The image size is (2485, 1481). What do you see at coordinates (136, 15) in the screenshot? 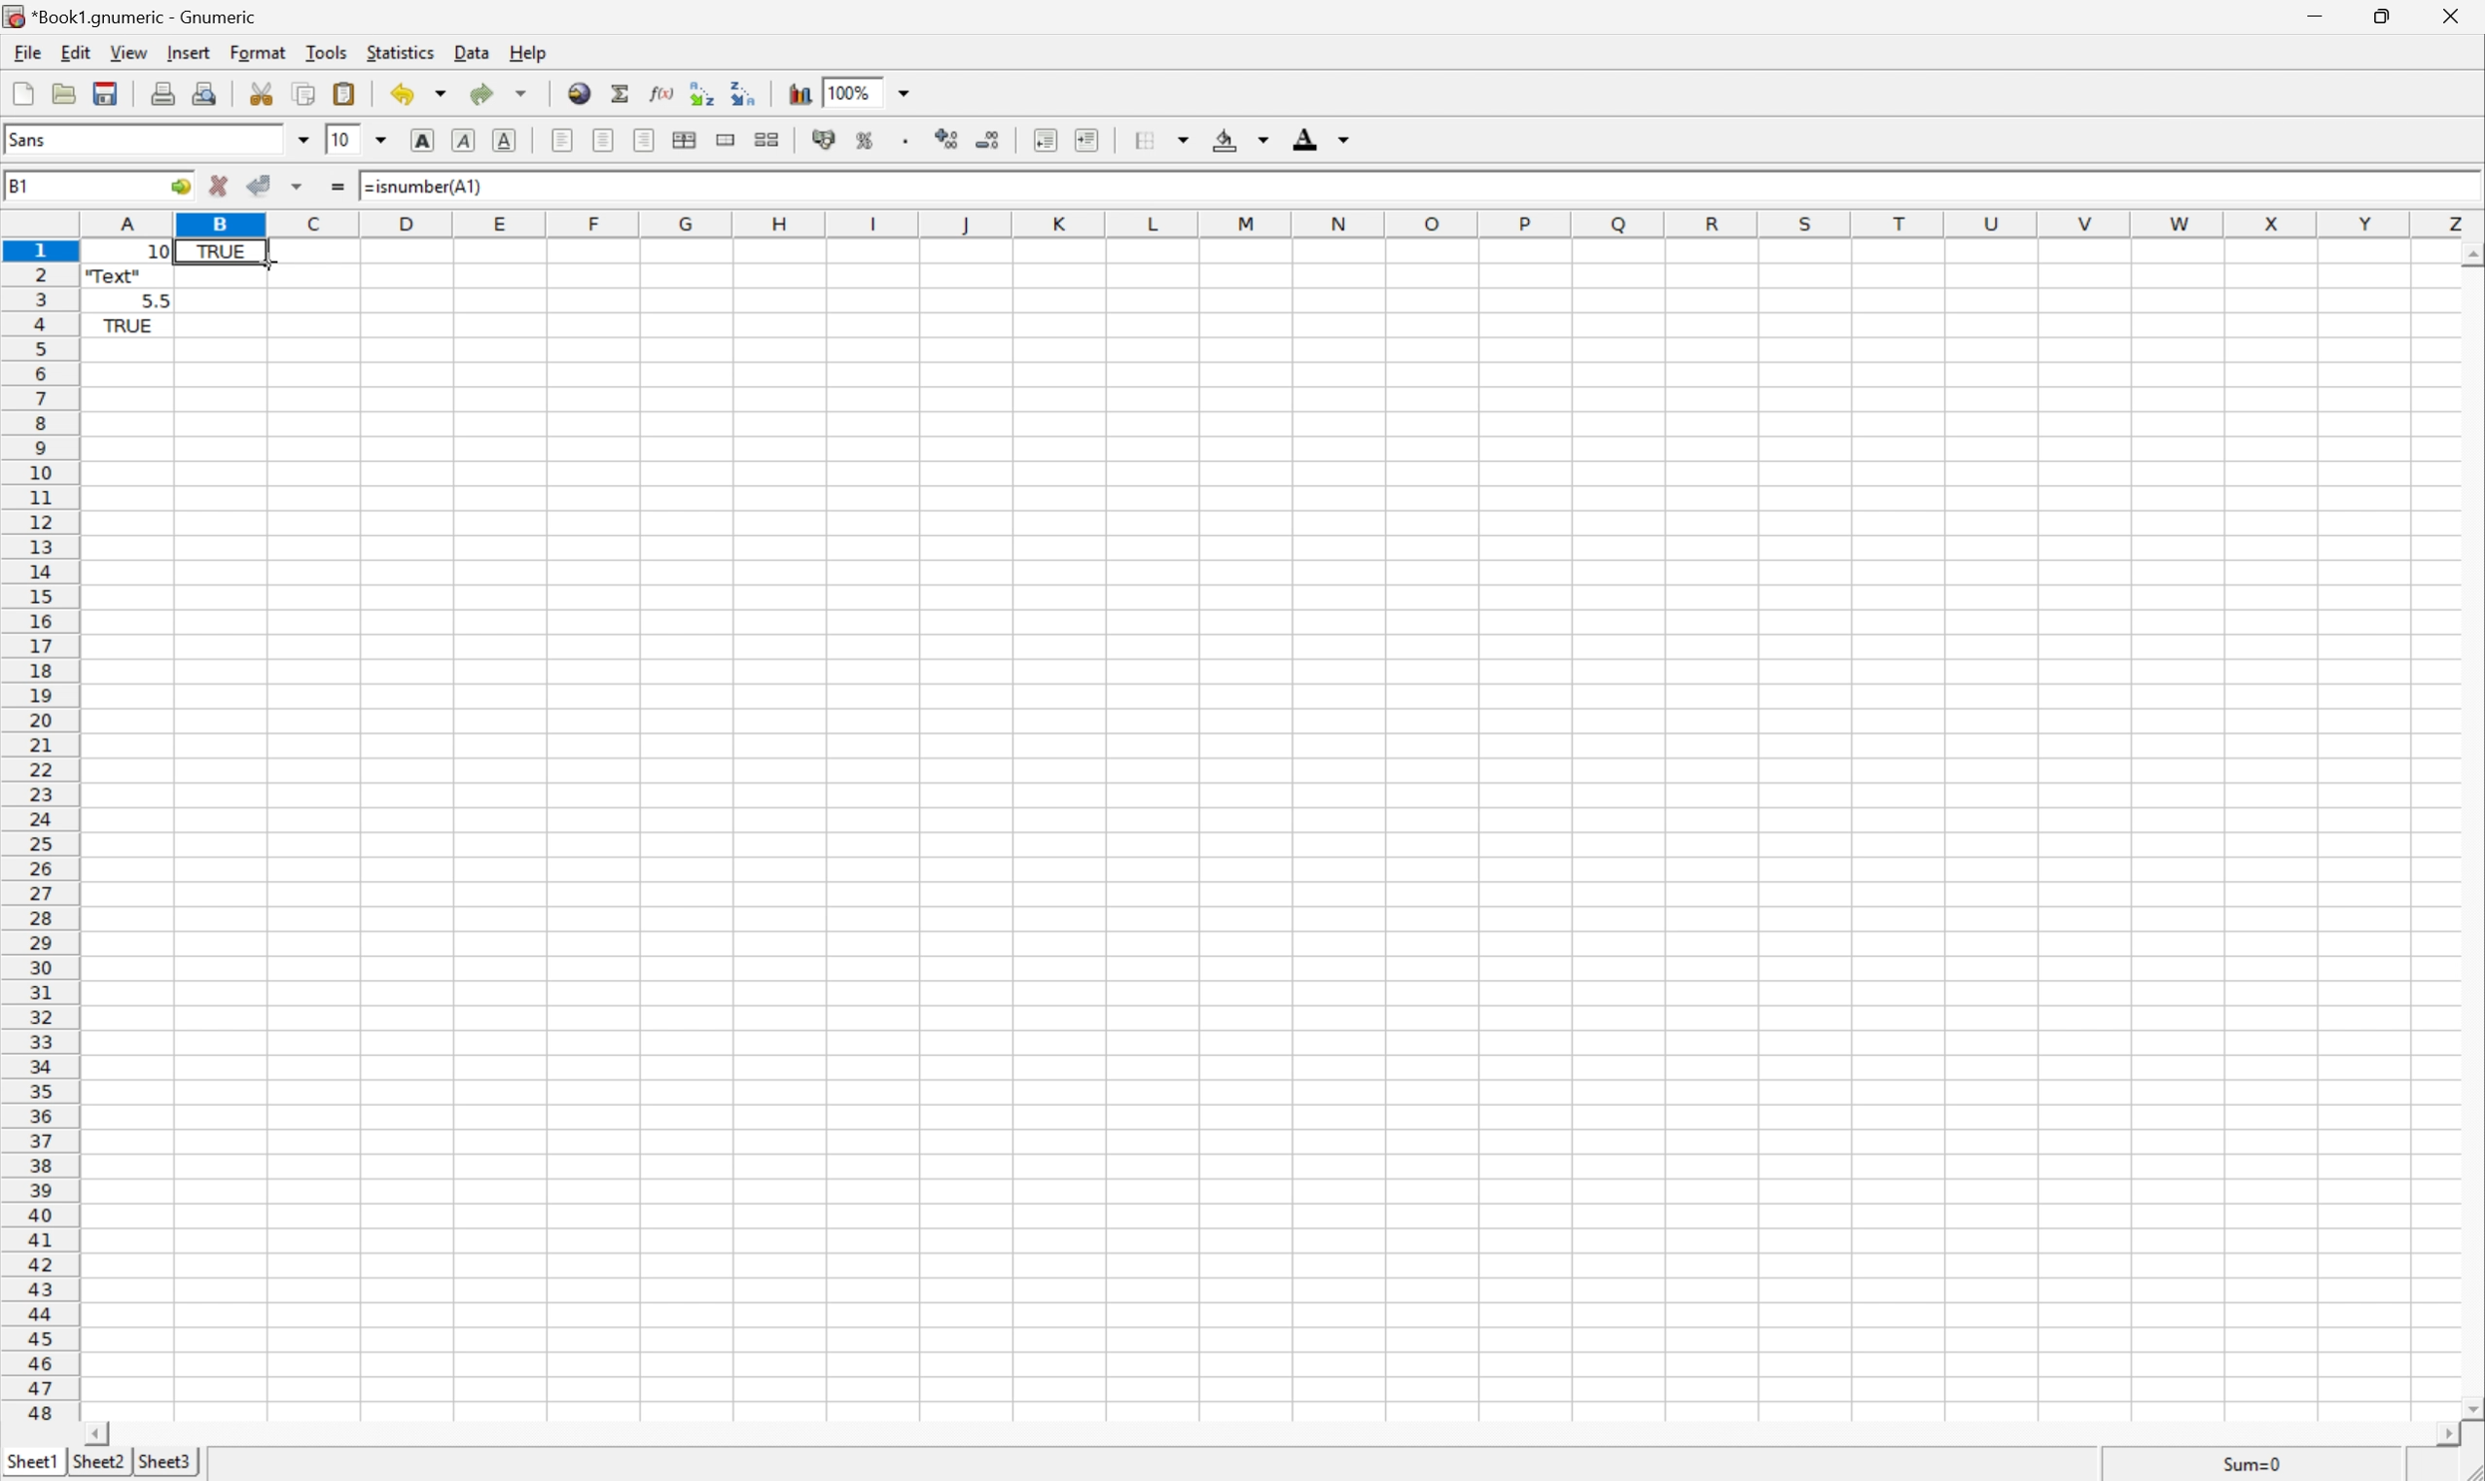
I see `*Book1.gnumeric - Gnumeric` at bounding box center [136, 15].